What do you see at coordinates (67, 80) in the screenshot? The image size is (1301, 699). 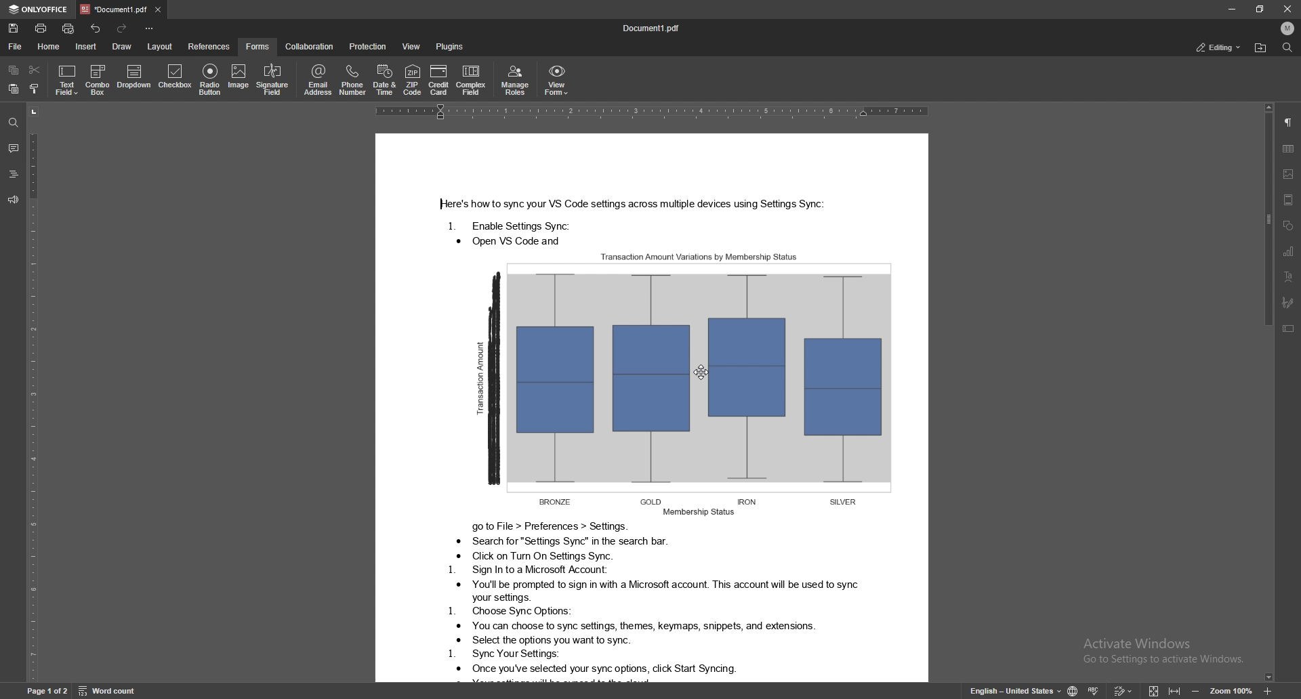 I see `text field` at bounding box center [67, 80].